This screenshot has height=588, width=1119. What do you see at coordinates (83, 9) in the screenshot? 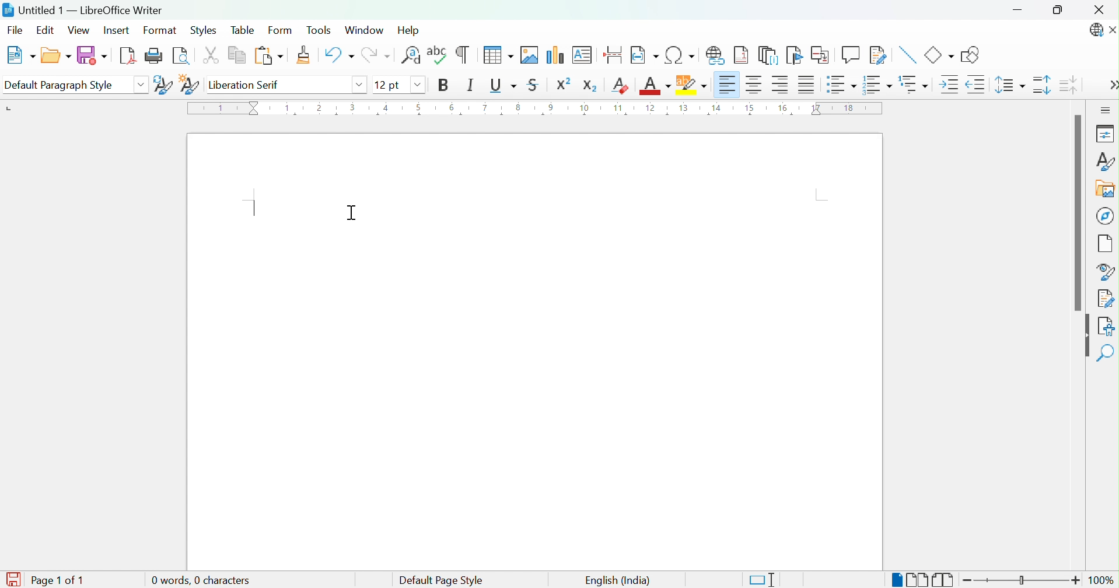
I see `Untitled 1 - LibreOffice Writer` at bounding box center [83, 9].